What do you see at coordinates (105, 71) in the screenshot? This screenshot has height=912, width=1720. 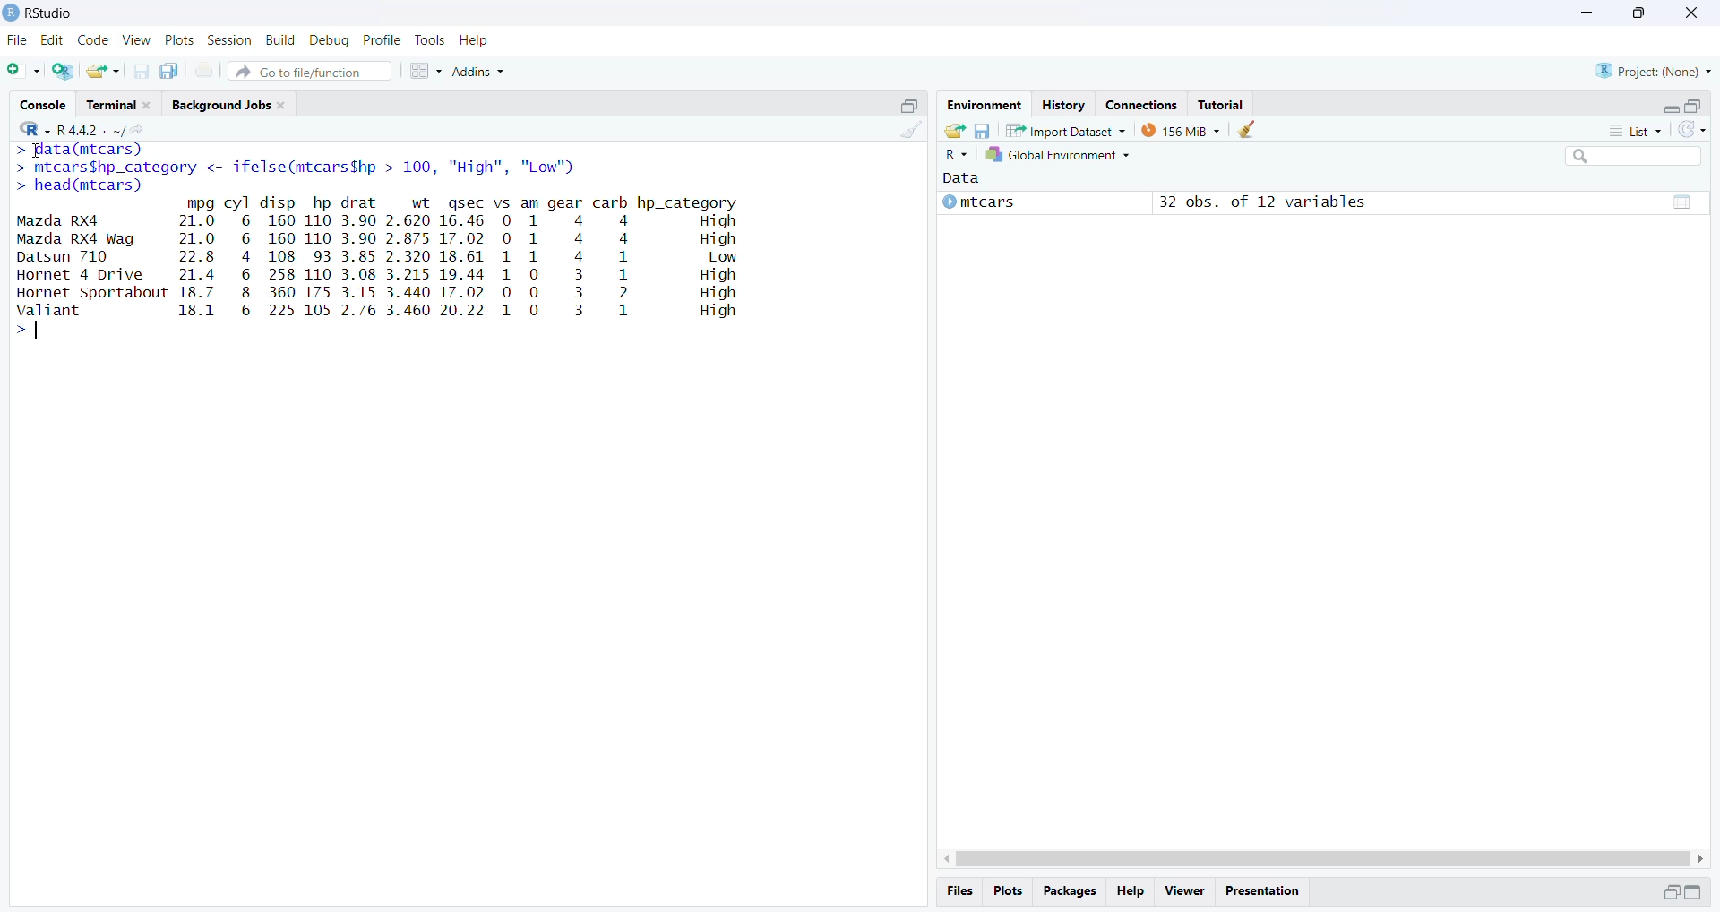 I see `Open an existing file (Ctrl + O)` at bounding box center [105, 71].